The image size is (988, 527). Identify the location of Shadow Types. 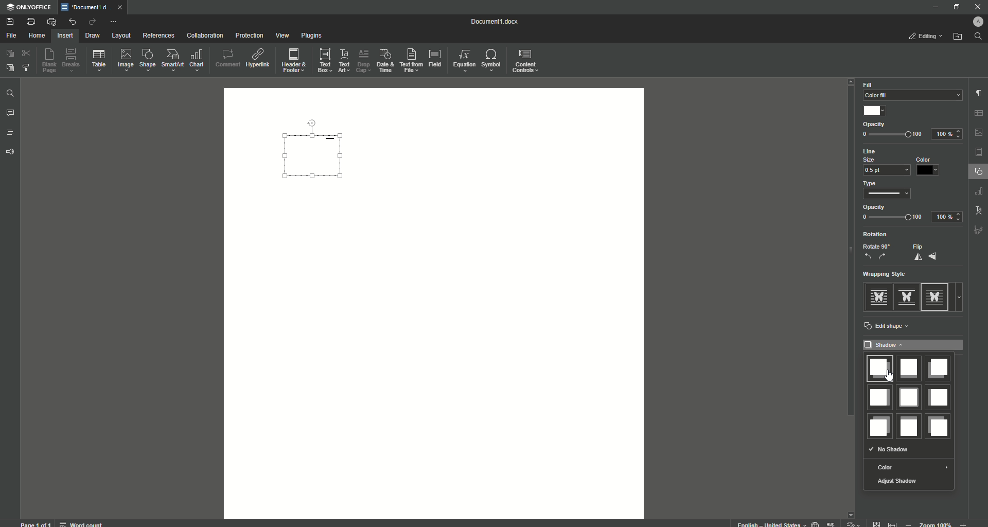
(908, 396).